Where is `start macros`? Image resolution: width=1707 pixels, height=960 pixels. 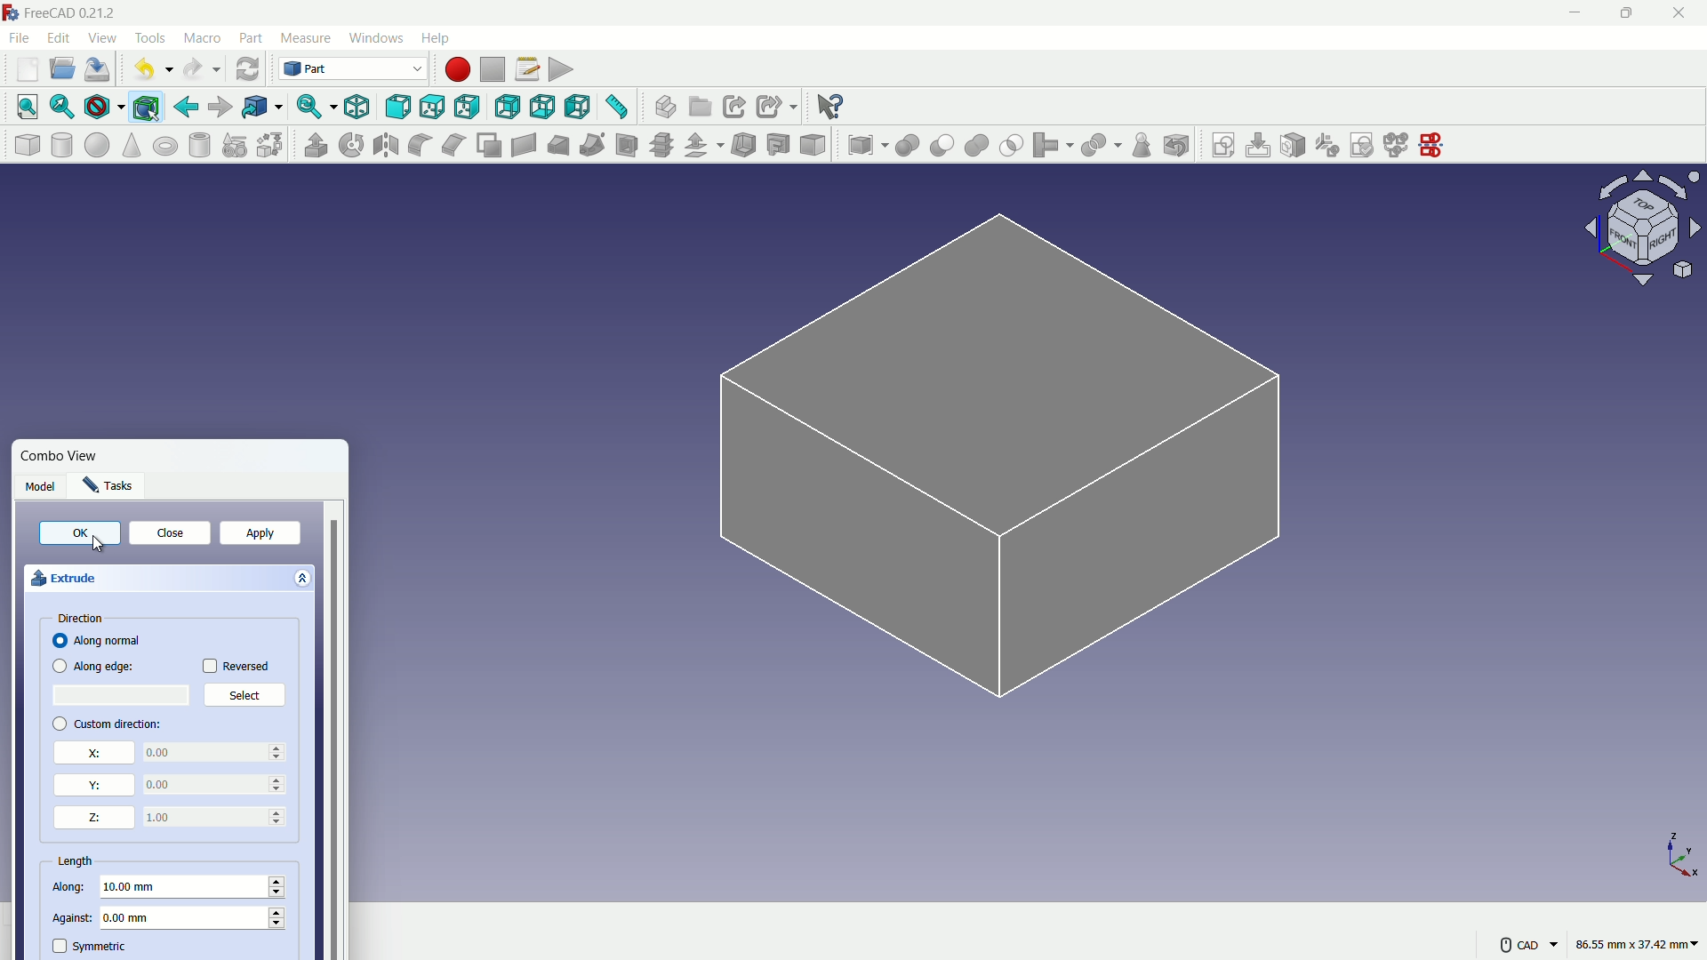
start macros is located at coordinates (458, 69).